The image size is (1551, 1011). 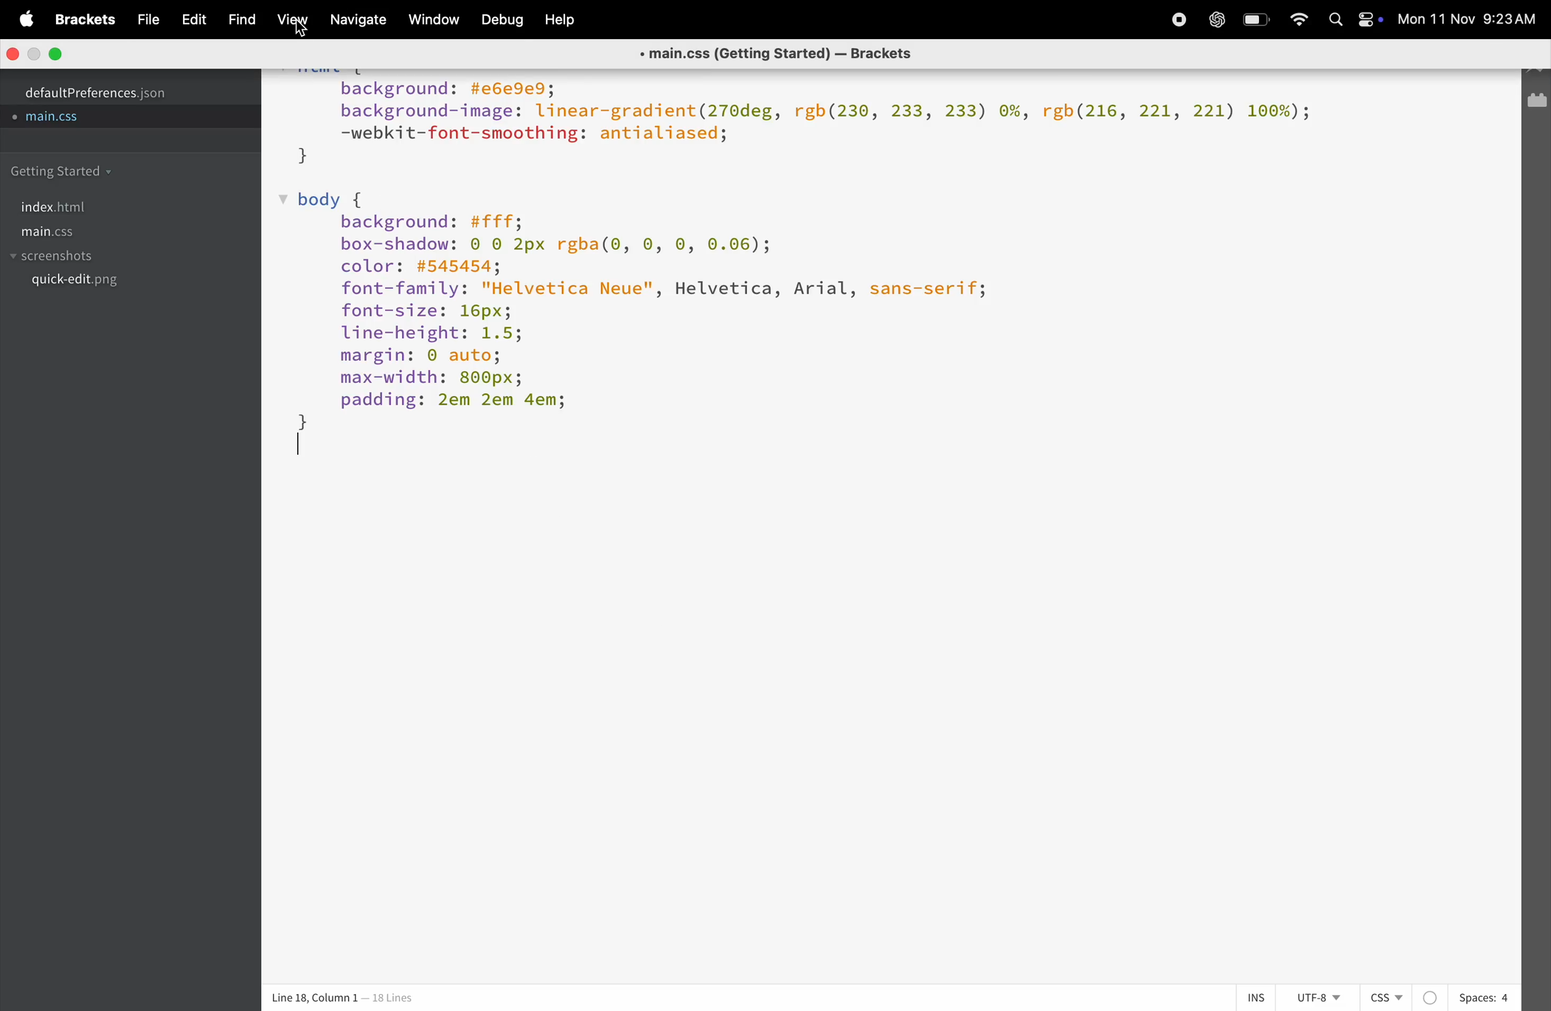 I want to click on file, so click(x=143, y=19).